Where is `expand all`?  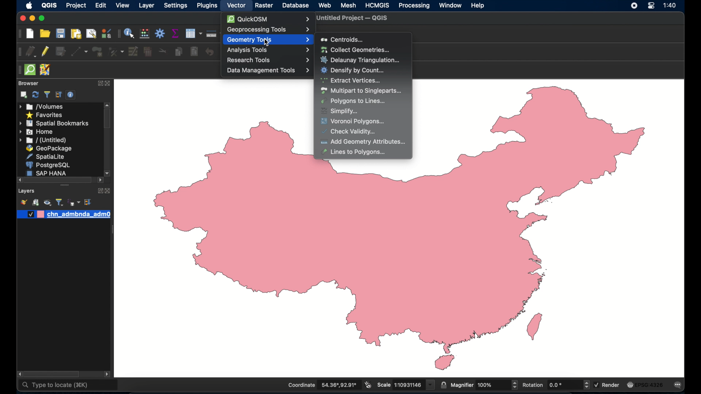 expand all is located at coordinates (59, 95).